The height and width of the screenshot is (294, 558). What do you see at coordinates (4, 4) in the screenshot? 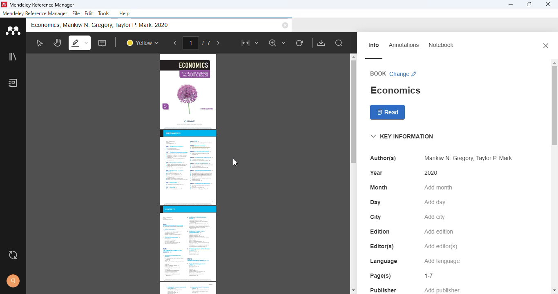
I see `logo` at bounding box center [4, 4].